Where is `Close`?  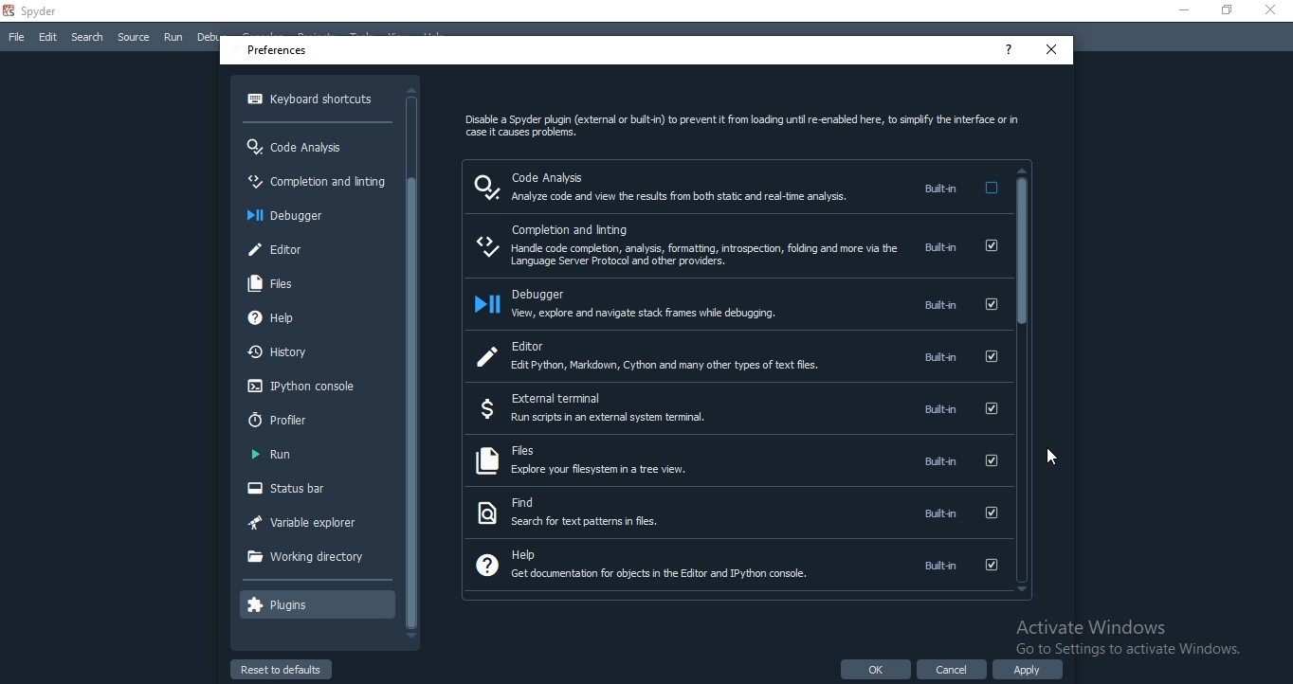
Close is located at coordinates (1274, 10).